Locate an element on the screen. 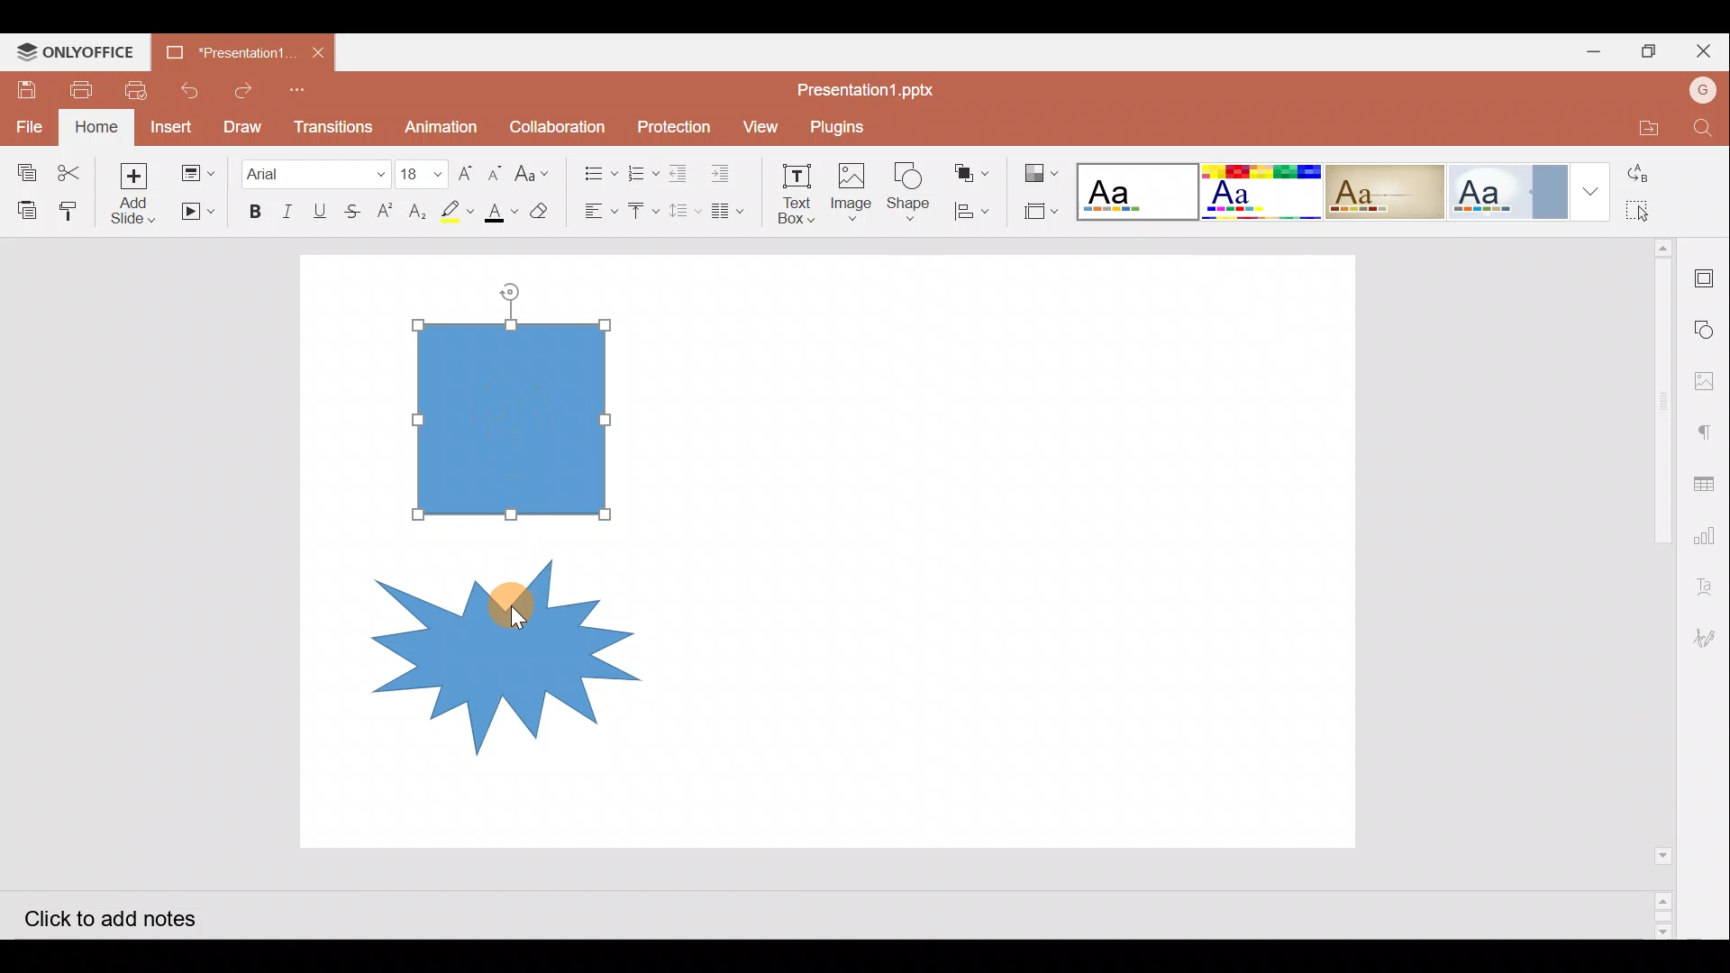 This screenshot has height=973, width=1730. Change slide layout is located at coordinates (197, 171).